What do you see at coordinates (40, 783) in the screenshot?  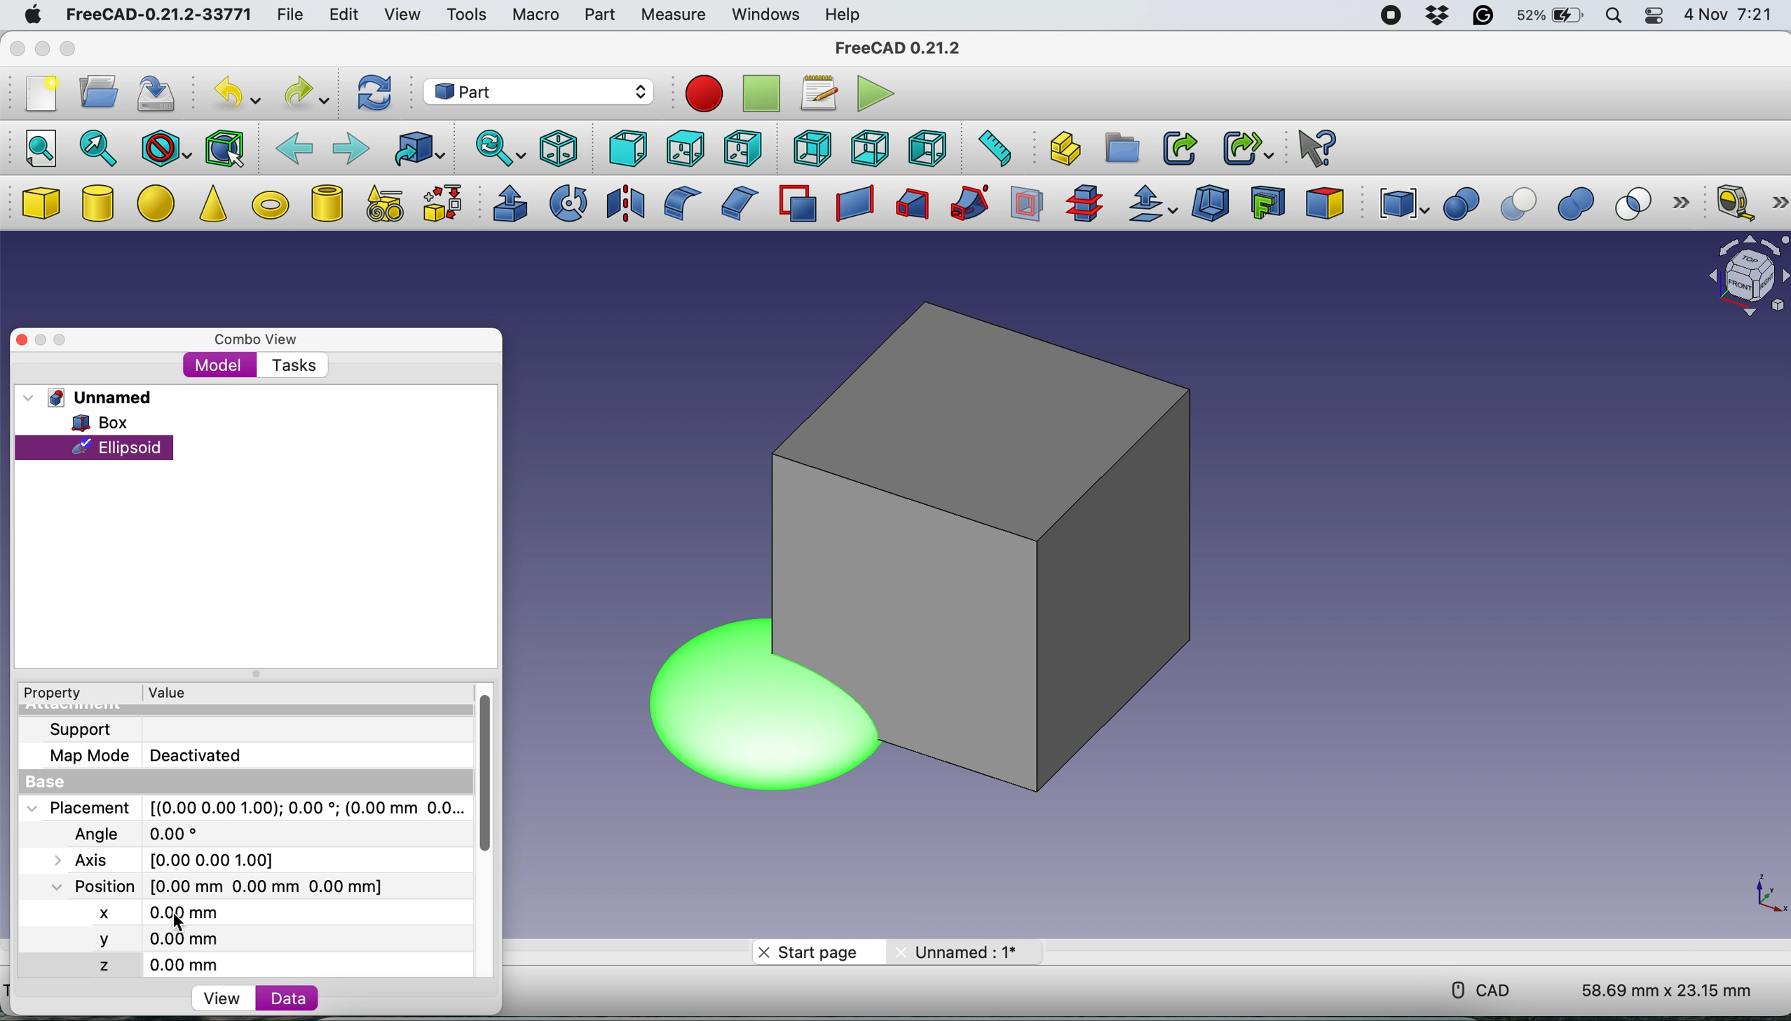 I see `base` at bounding box center [40, 783].